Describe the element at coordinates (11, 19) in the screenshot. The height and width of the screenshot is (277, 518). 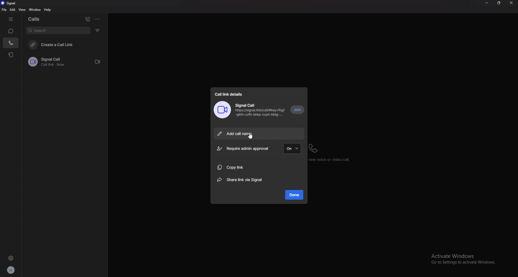
I see `hide tab` at that location.